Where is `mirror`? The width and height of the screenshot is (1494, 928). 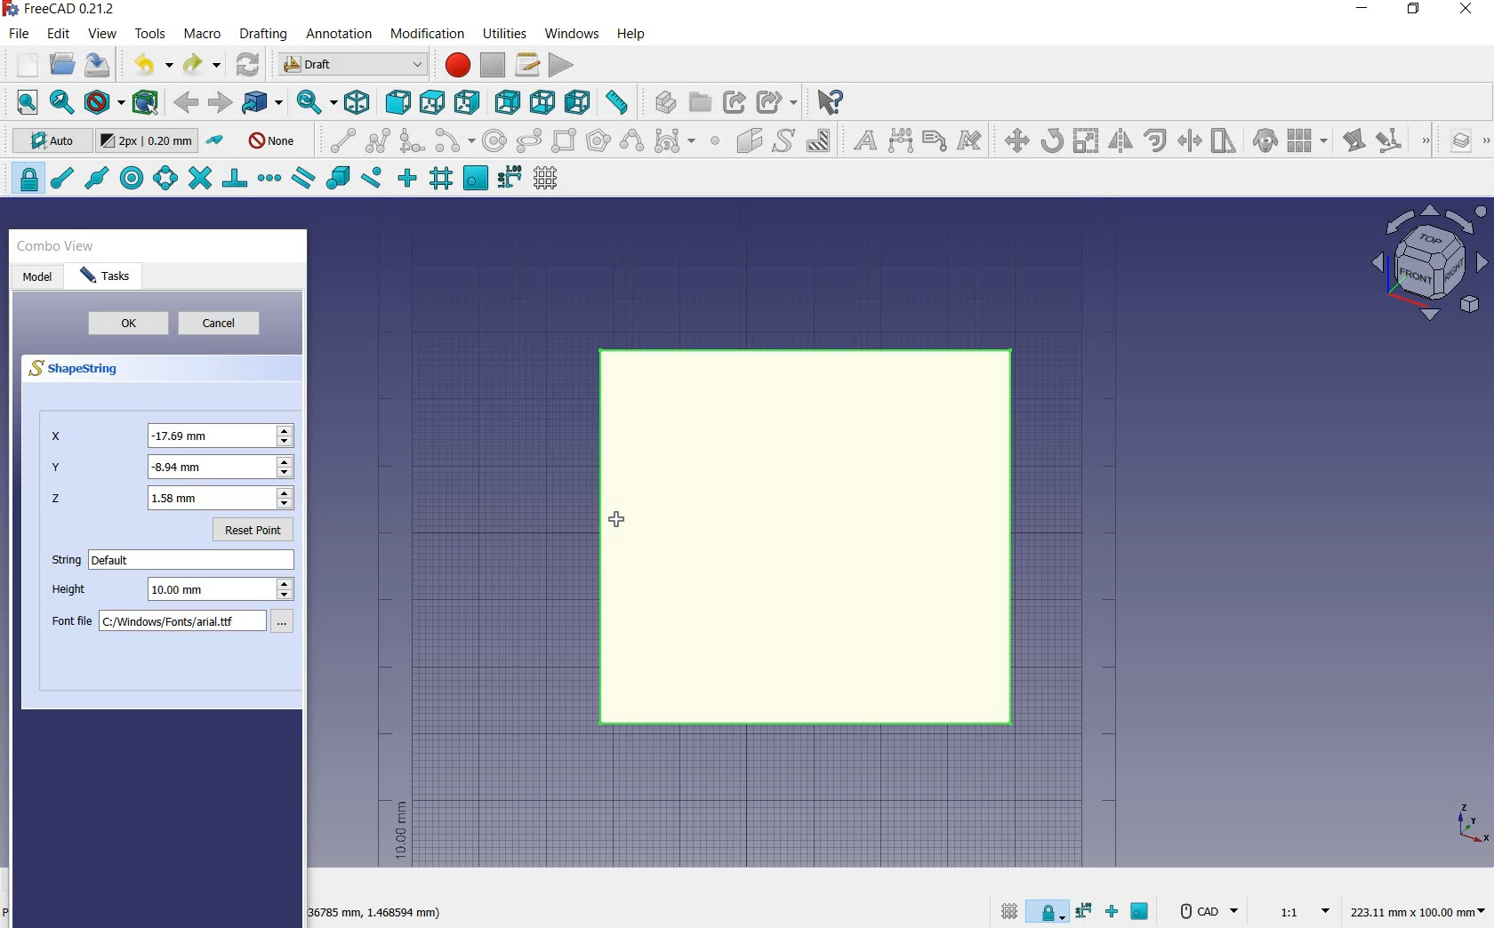 mirror is located at coordinates (1119, 142).